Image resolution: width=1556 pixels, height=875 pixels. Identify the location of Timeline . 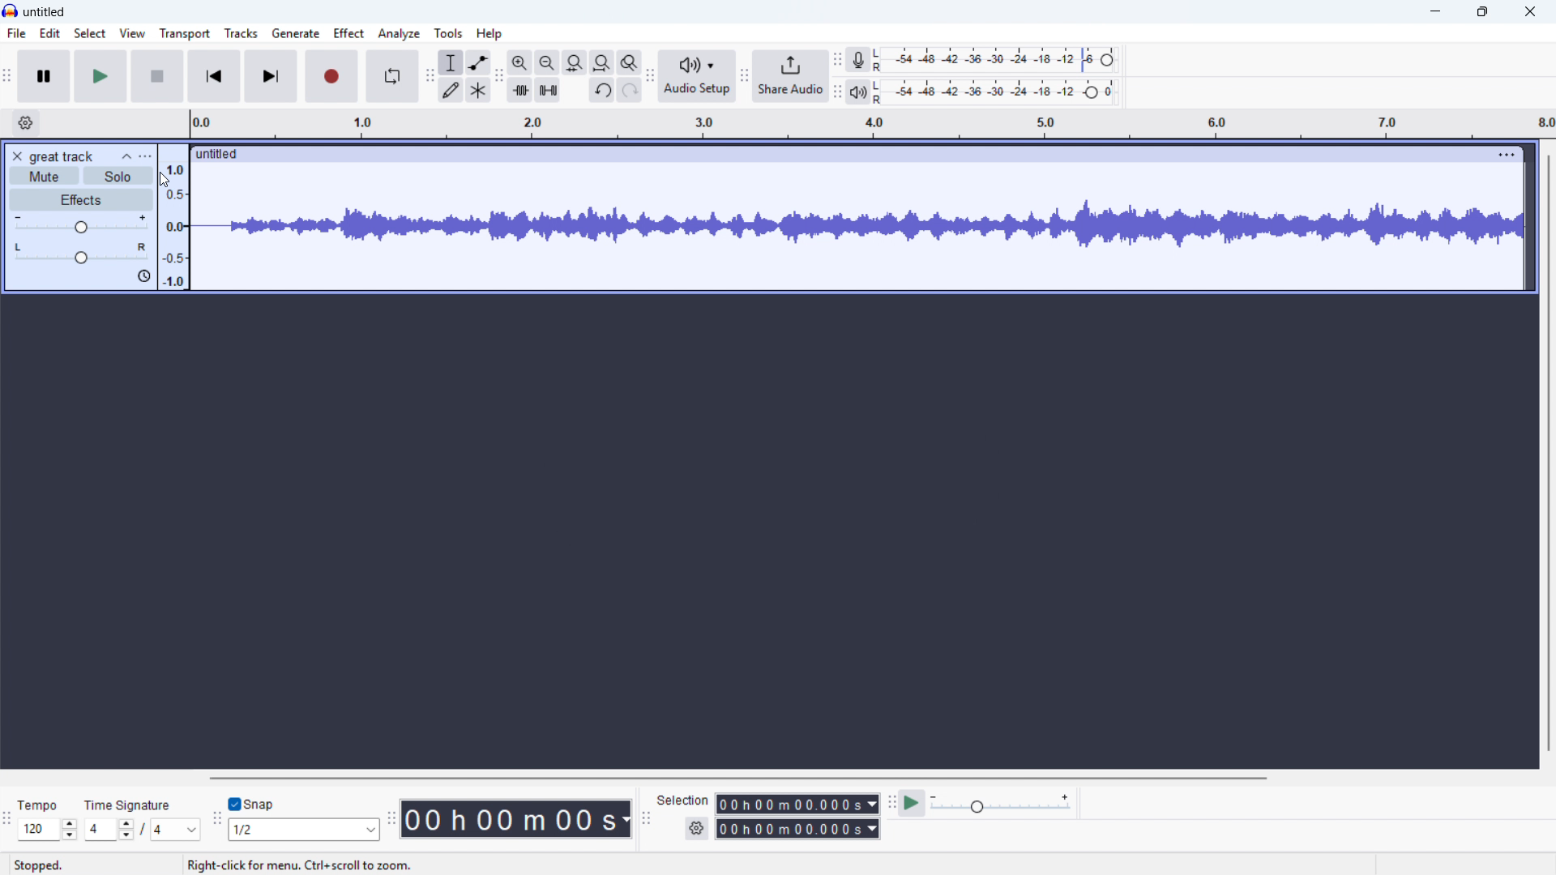
(866, 123).